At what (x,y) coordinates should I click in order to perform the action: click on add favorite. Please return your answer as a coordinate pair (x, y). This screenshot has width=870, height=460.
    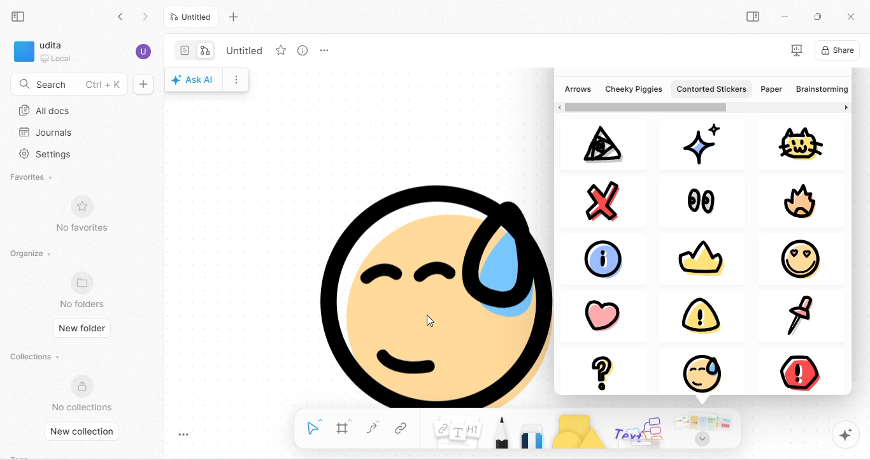
    Looking at the image, I should click on (282, 50).